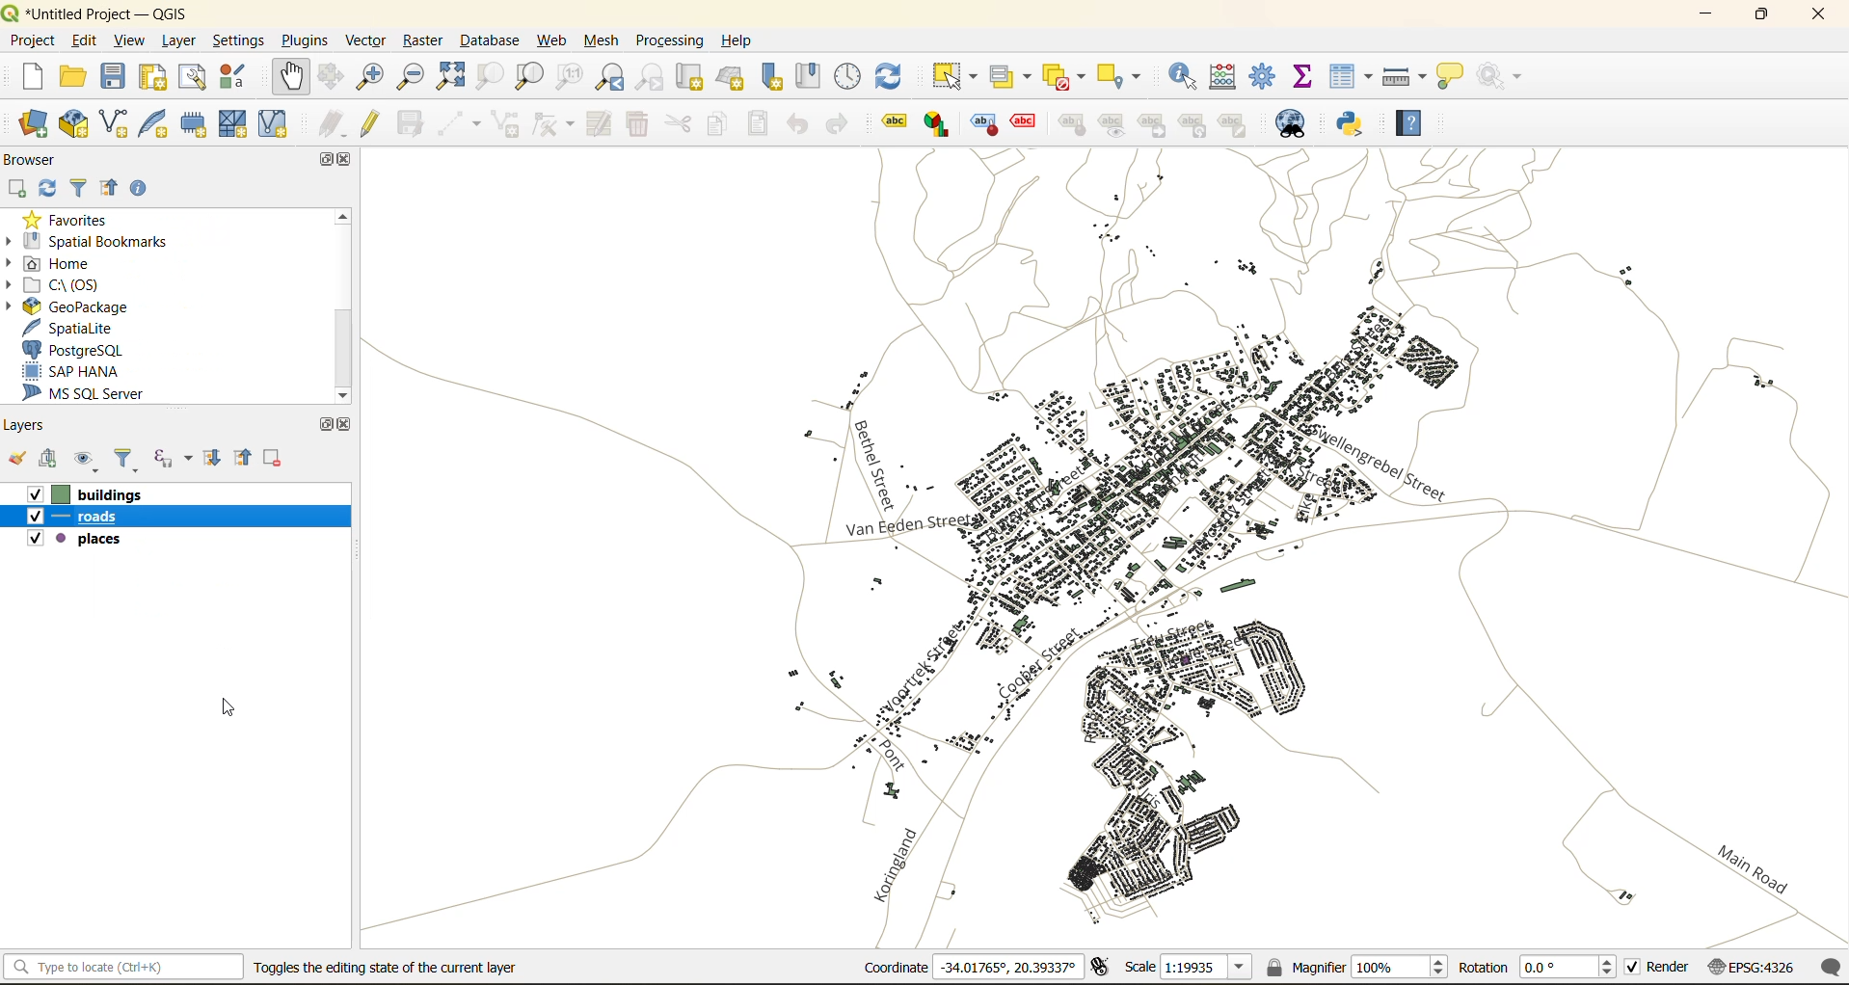 The height and width of the screenshot is (985, 1849). I want to click on vector, so click(365, 41).